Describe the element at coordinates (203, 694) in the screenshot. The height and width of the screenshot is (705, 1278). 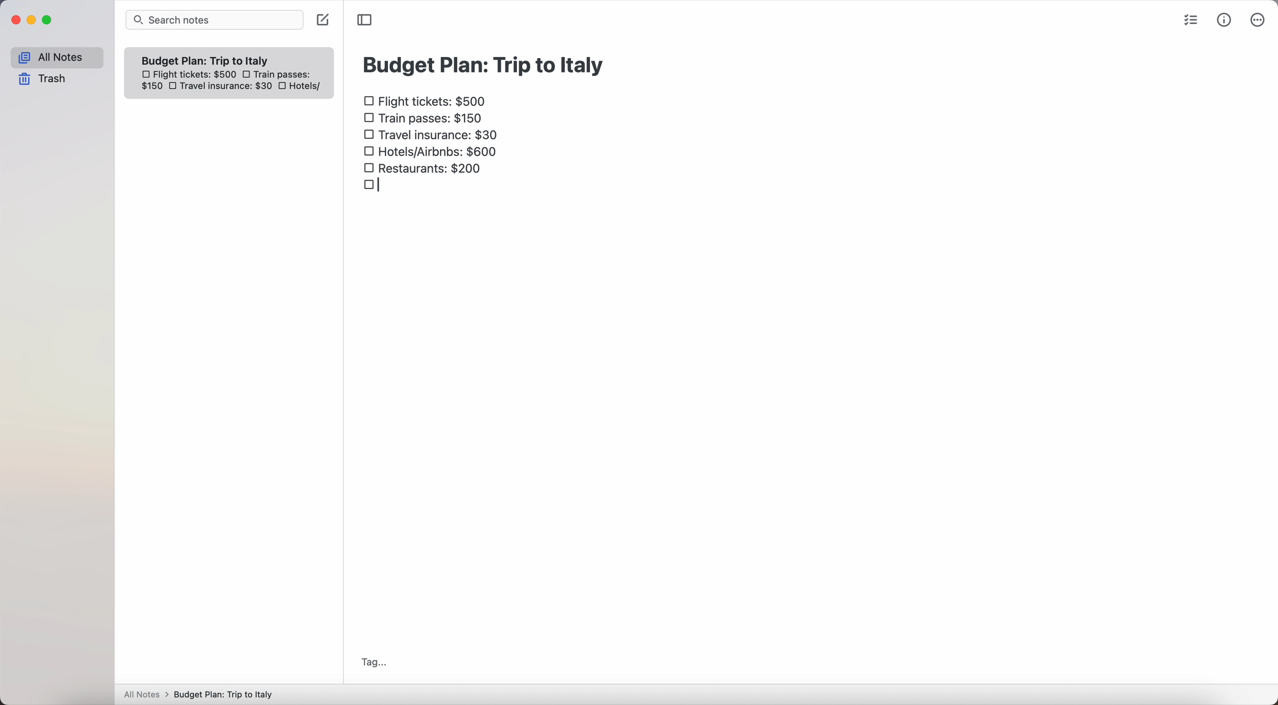
I see `All notes > Budget Plan: Trip to Italy` at that location.